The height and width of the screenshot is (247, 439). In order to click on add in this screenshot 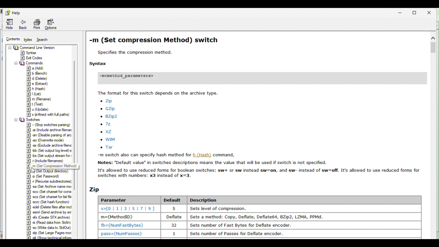, I will do `click(34, 68)`.